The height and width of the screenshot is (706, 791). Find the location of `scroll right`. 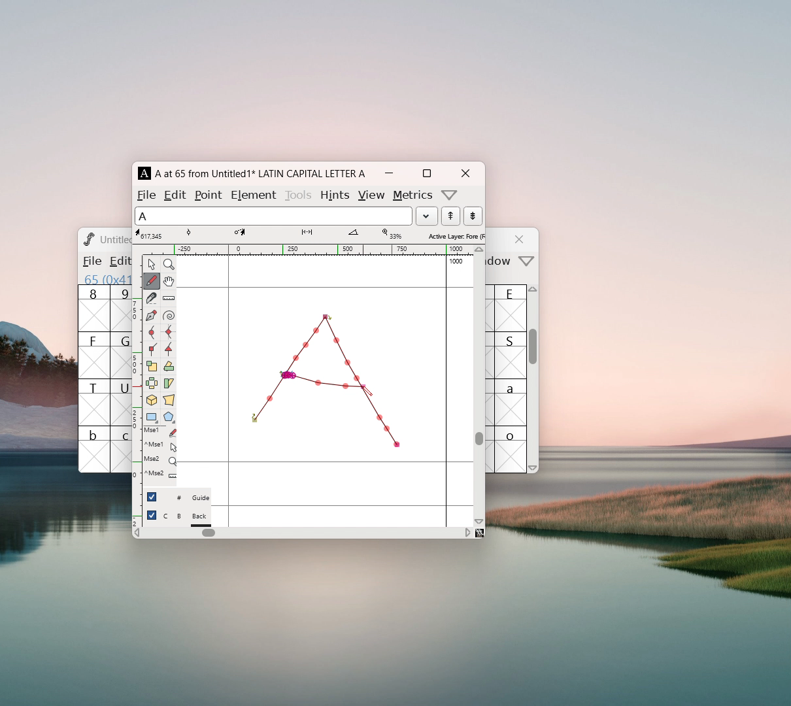

scroll right is located at coordinates (467, 532).